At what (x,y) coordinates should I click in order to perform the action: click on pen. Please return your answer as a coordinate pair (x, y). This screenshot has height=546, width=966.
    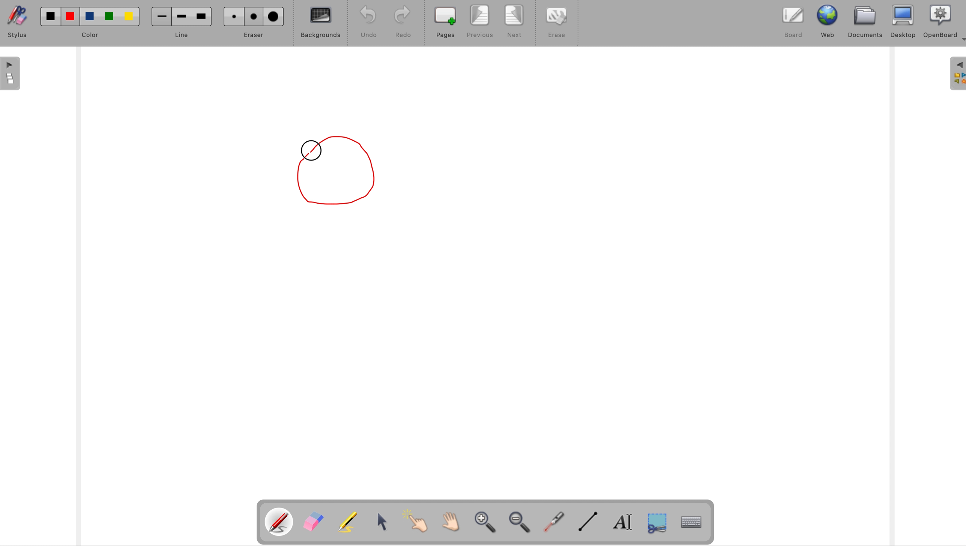
    Looking at the image, I should click on (279, 522).